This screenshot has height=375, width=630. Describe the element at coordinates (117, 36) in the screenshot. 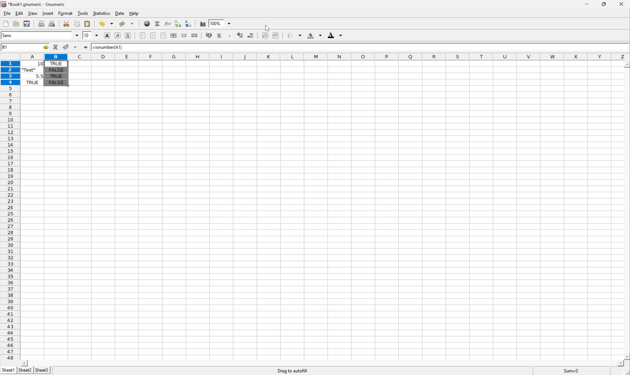

I see `Italic` at that location.